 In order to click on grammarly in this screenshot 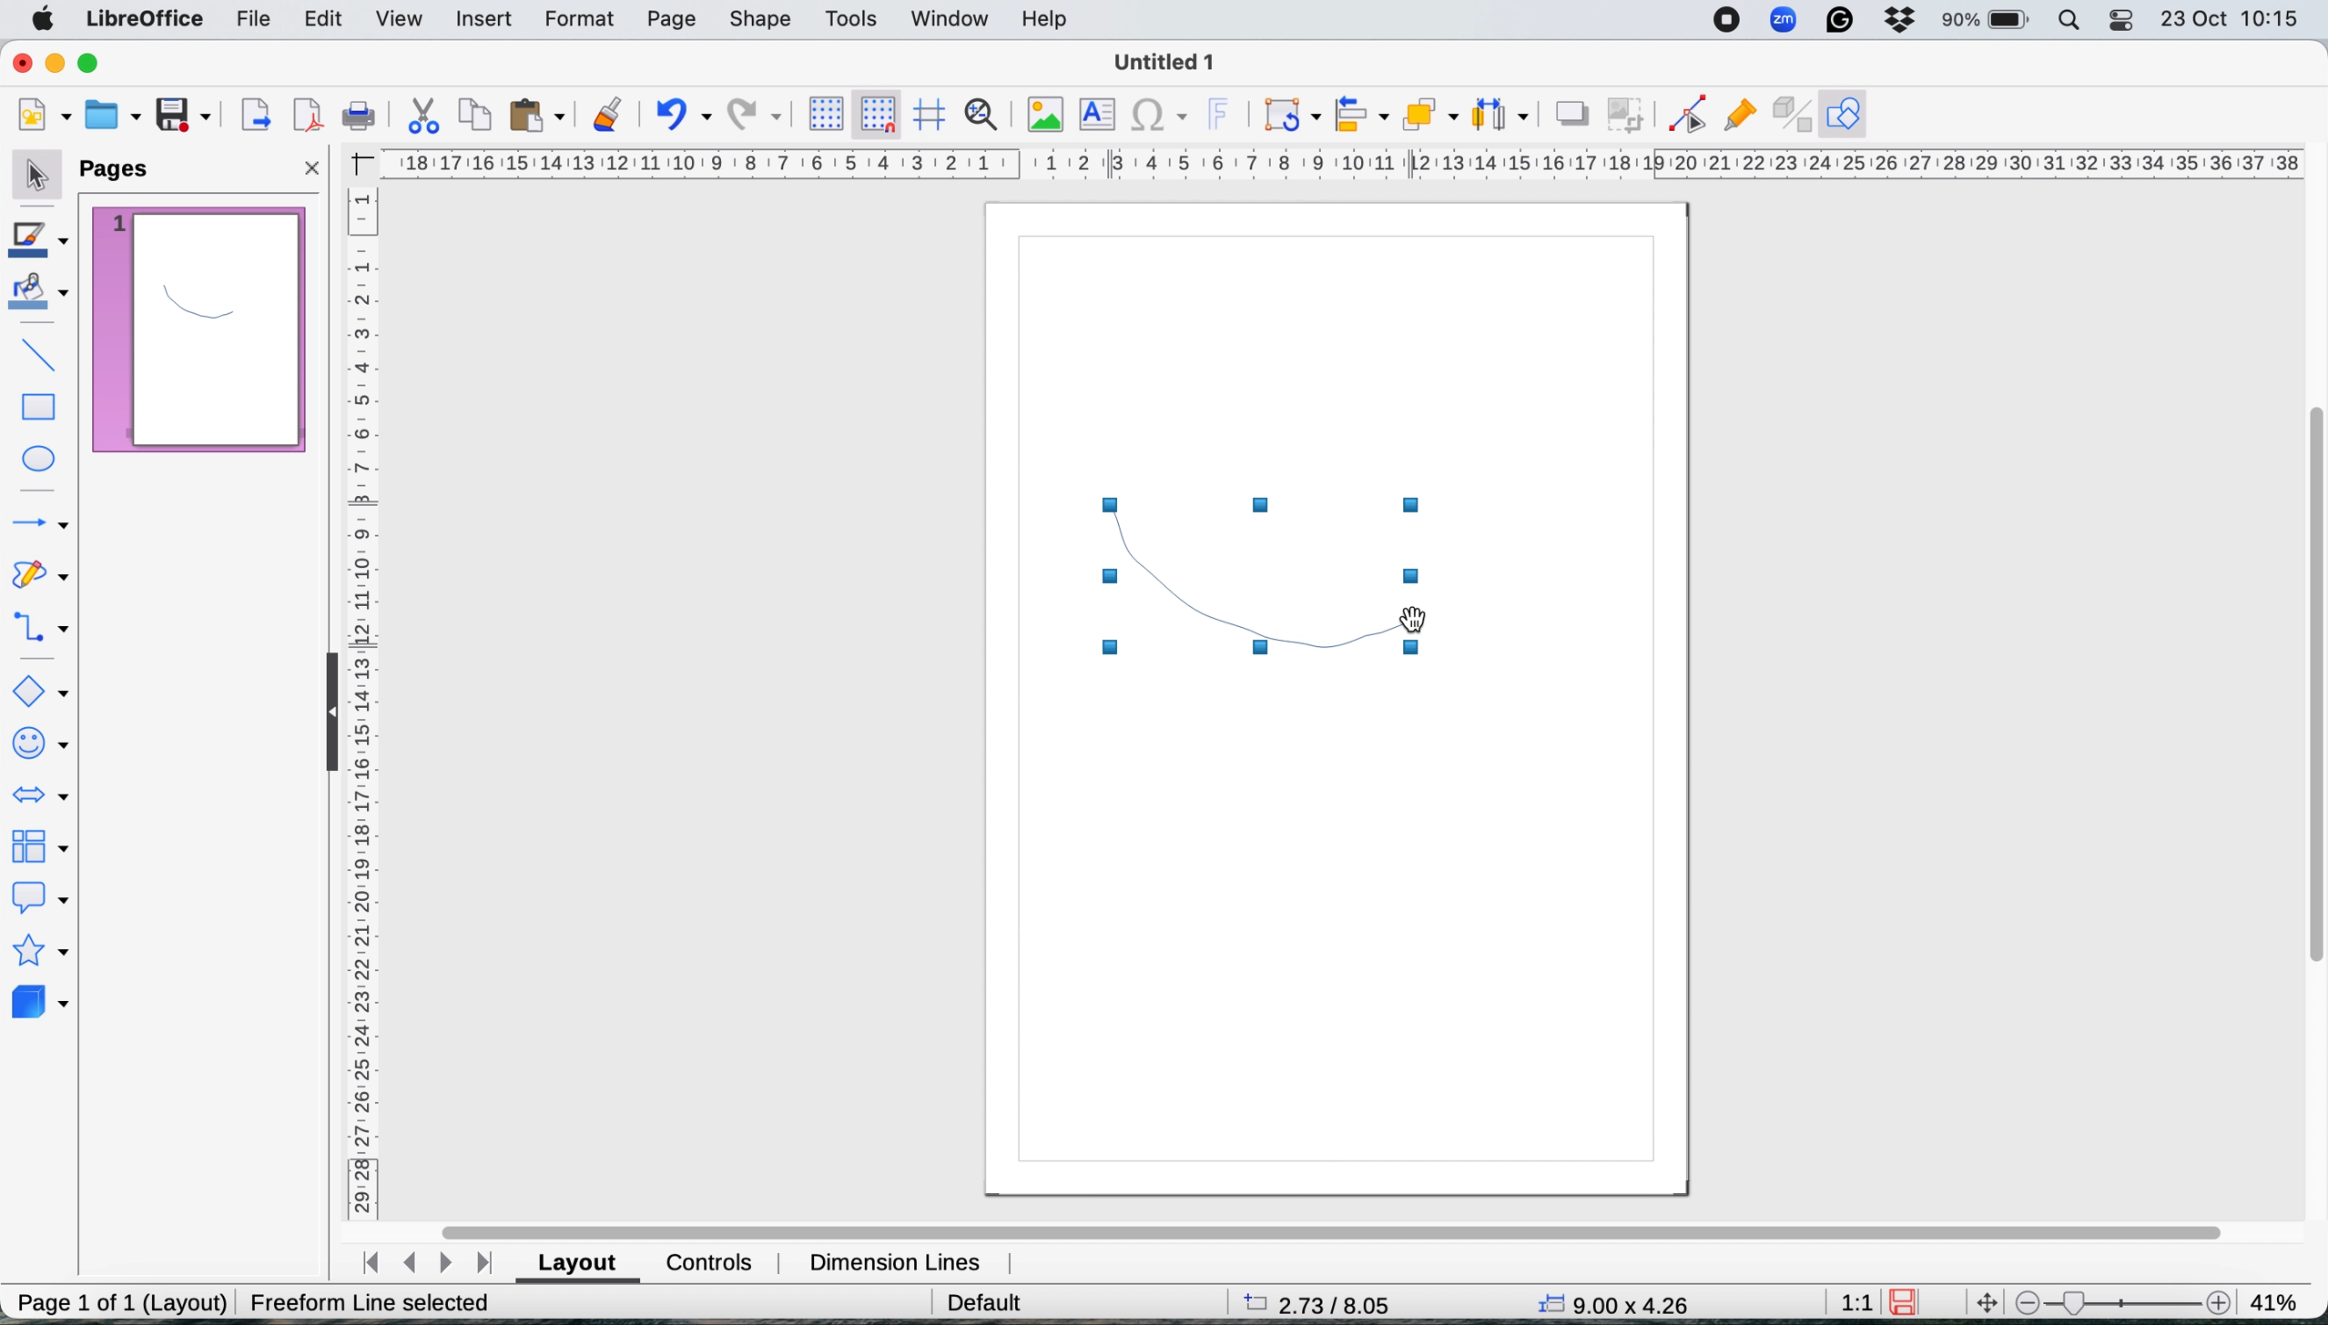, I will do `click(1838, 19)`.